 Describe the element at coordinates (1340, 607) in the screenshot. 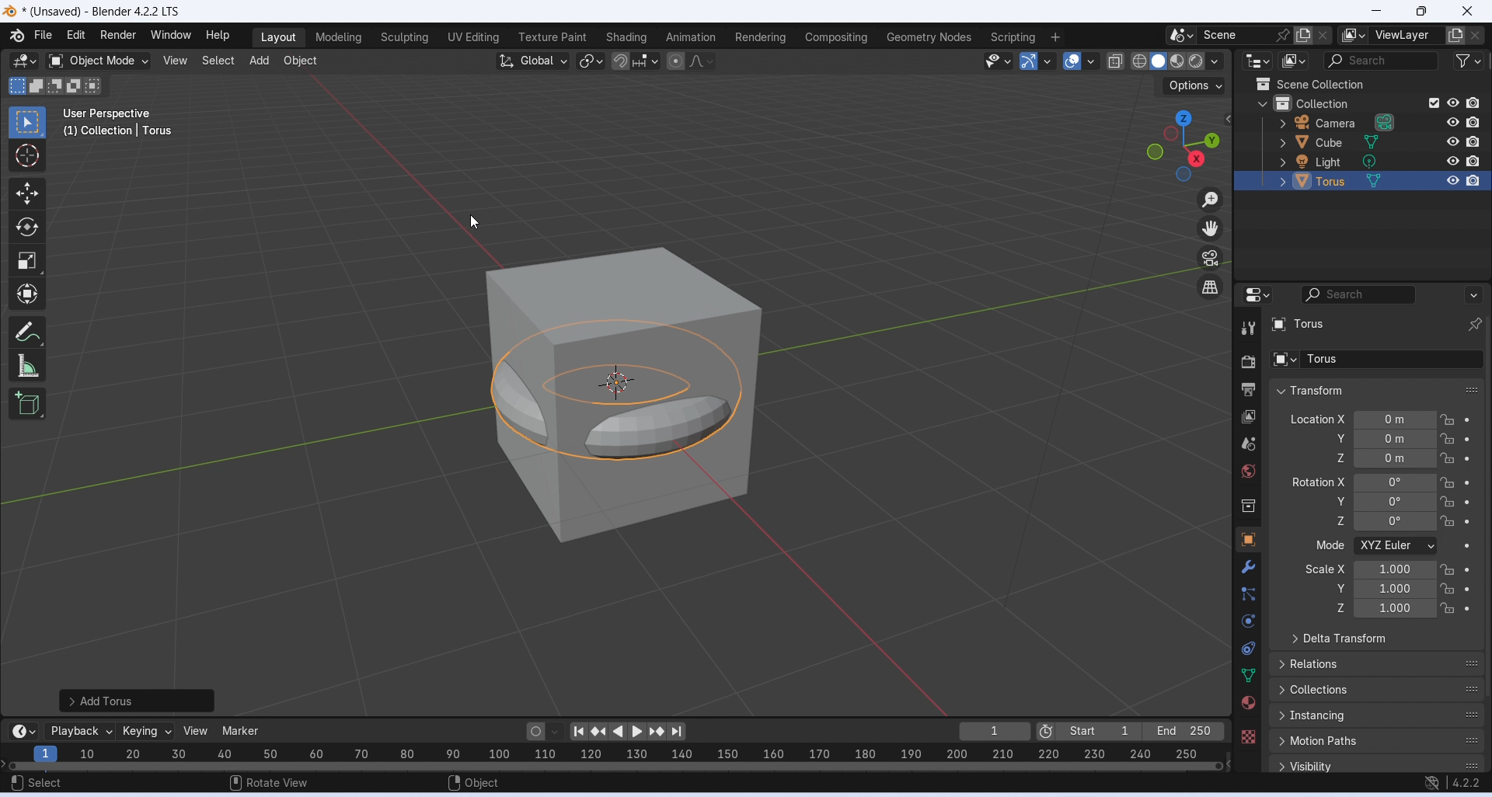

I see `Scale  Z` at that location.